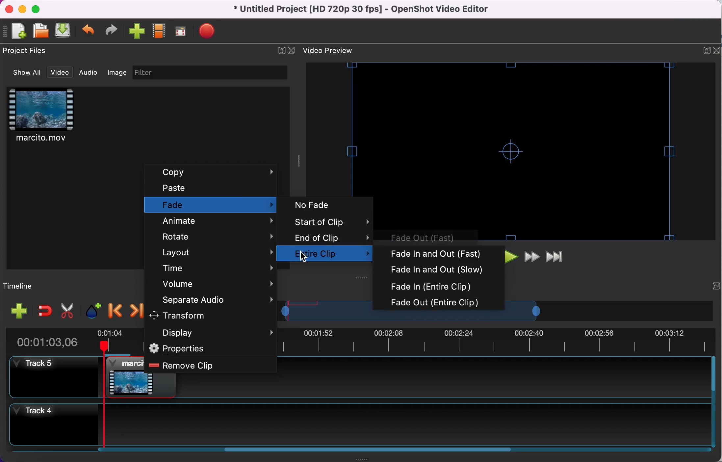 The width and height of the screenshot is (722, 462). I want to click on maximize, so click(41, 10).